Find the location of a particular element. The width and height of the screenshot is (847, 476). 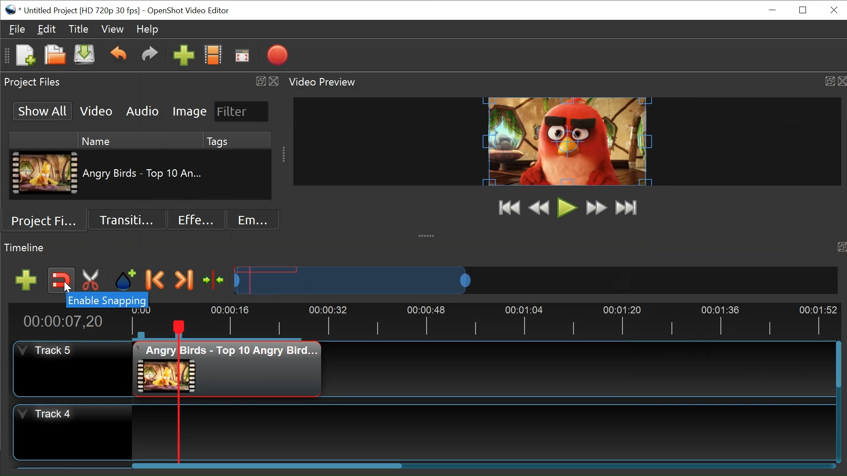

Rewind is located at coordinates (538, 208).